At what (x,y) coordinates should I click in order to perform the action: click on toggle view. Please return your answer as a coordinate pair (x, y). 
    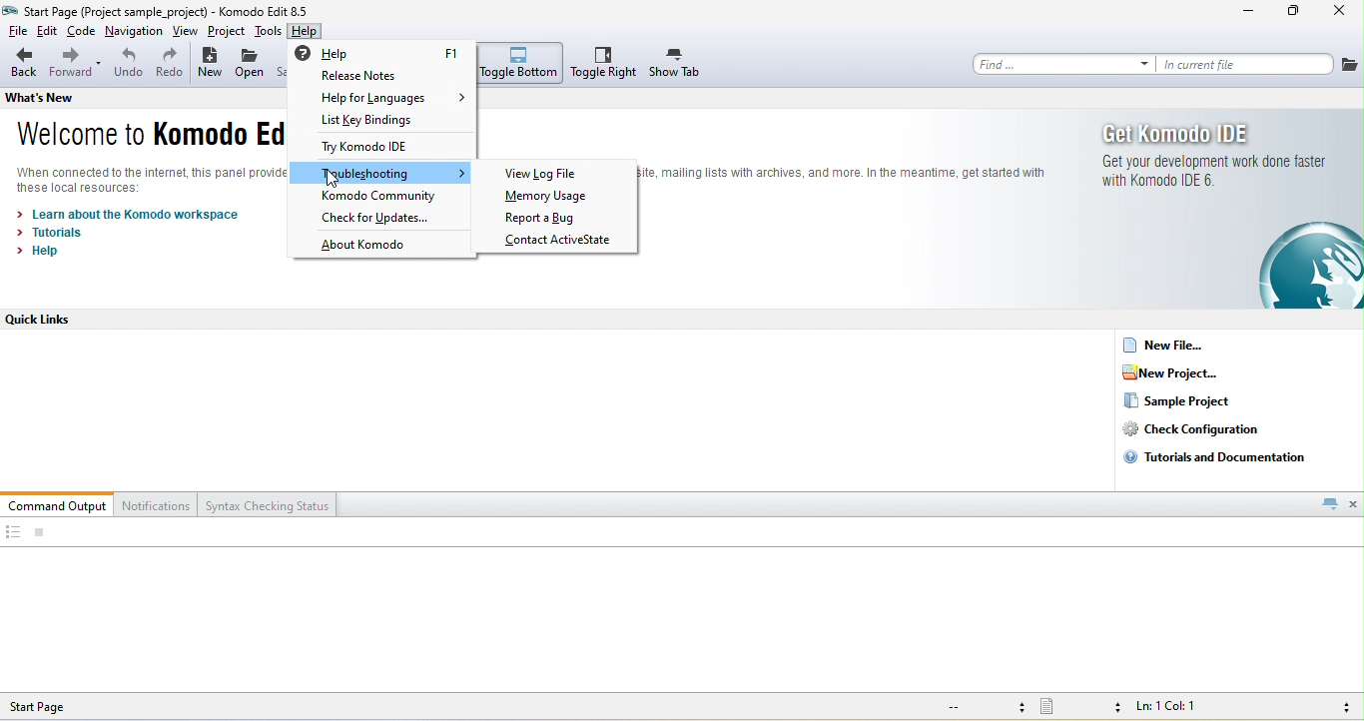
    Looking at the image, I should click on (12, 533).